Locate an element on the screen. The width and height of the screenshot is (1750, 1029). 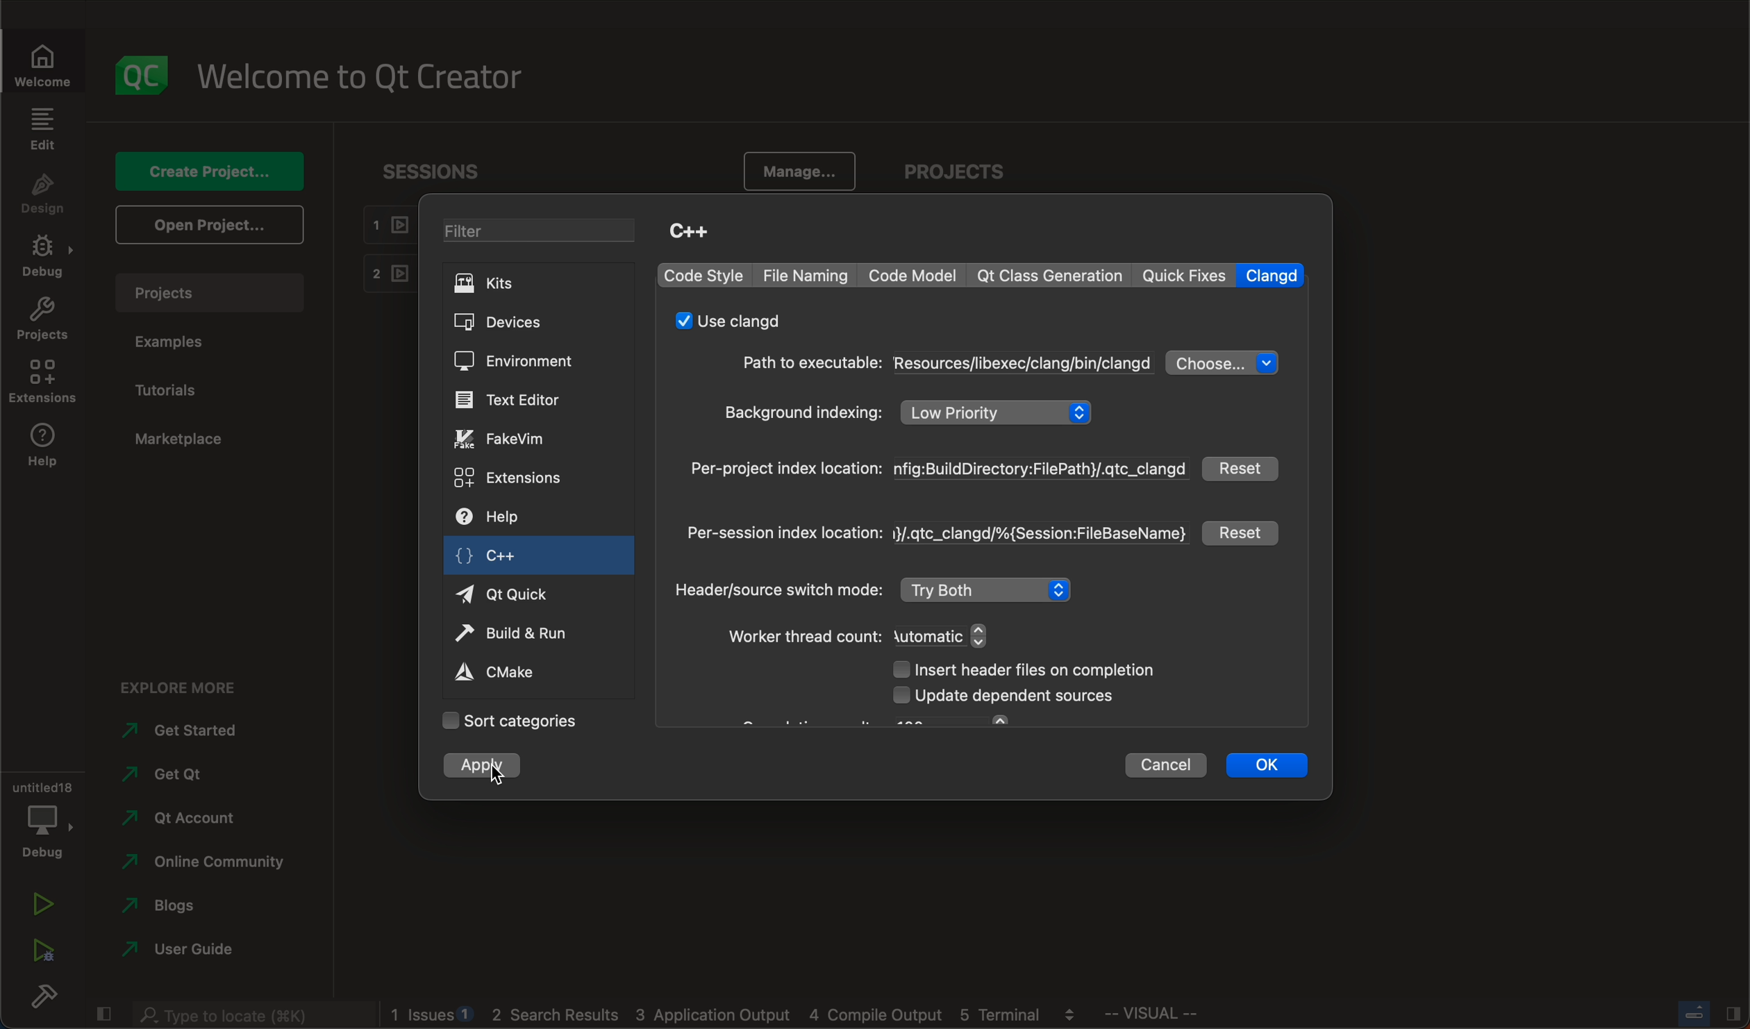
cmake is located at coordinates (515, 672).